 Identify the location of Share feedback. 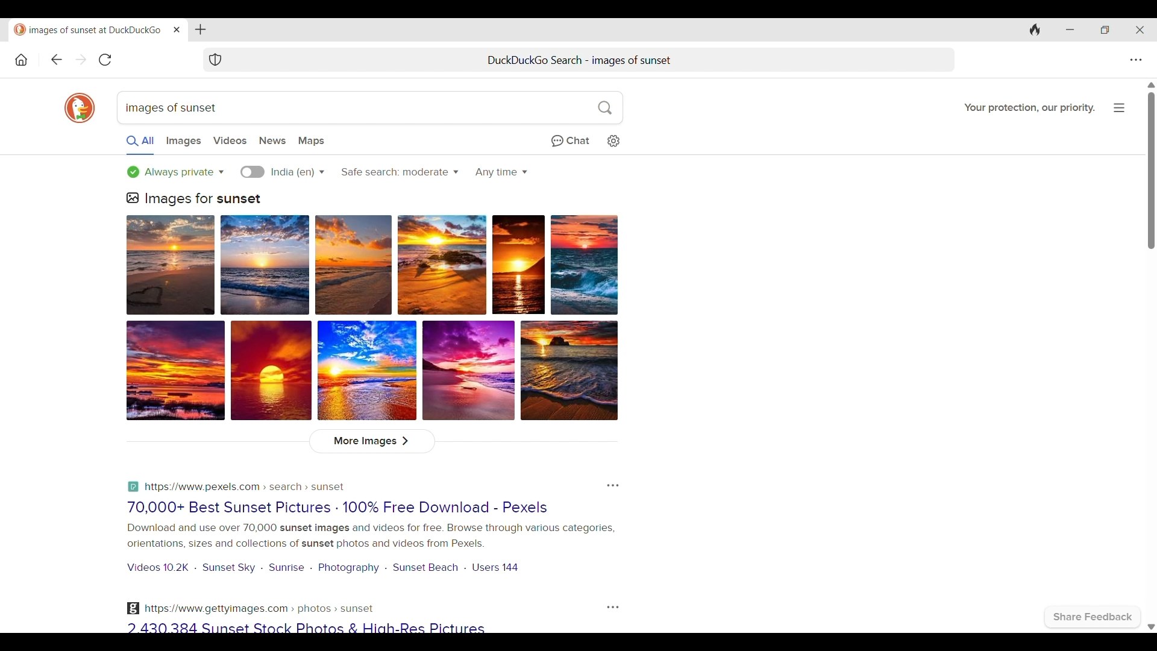
(1093, 617).